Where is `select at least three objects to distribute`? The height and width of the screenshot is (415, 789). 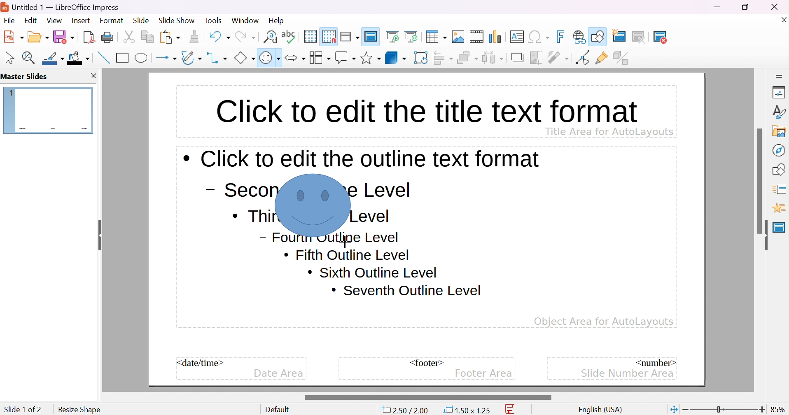 select at least three objects to distribute is located at coordinates (493, 57).